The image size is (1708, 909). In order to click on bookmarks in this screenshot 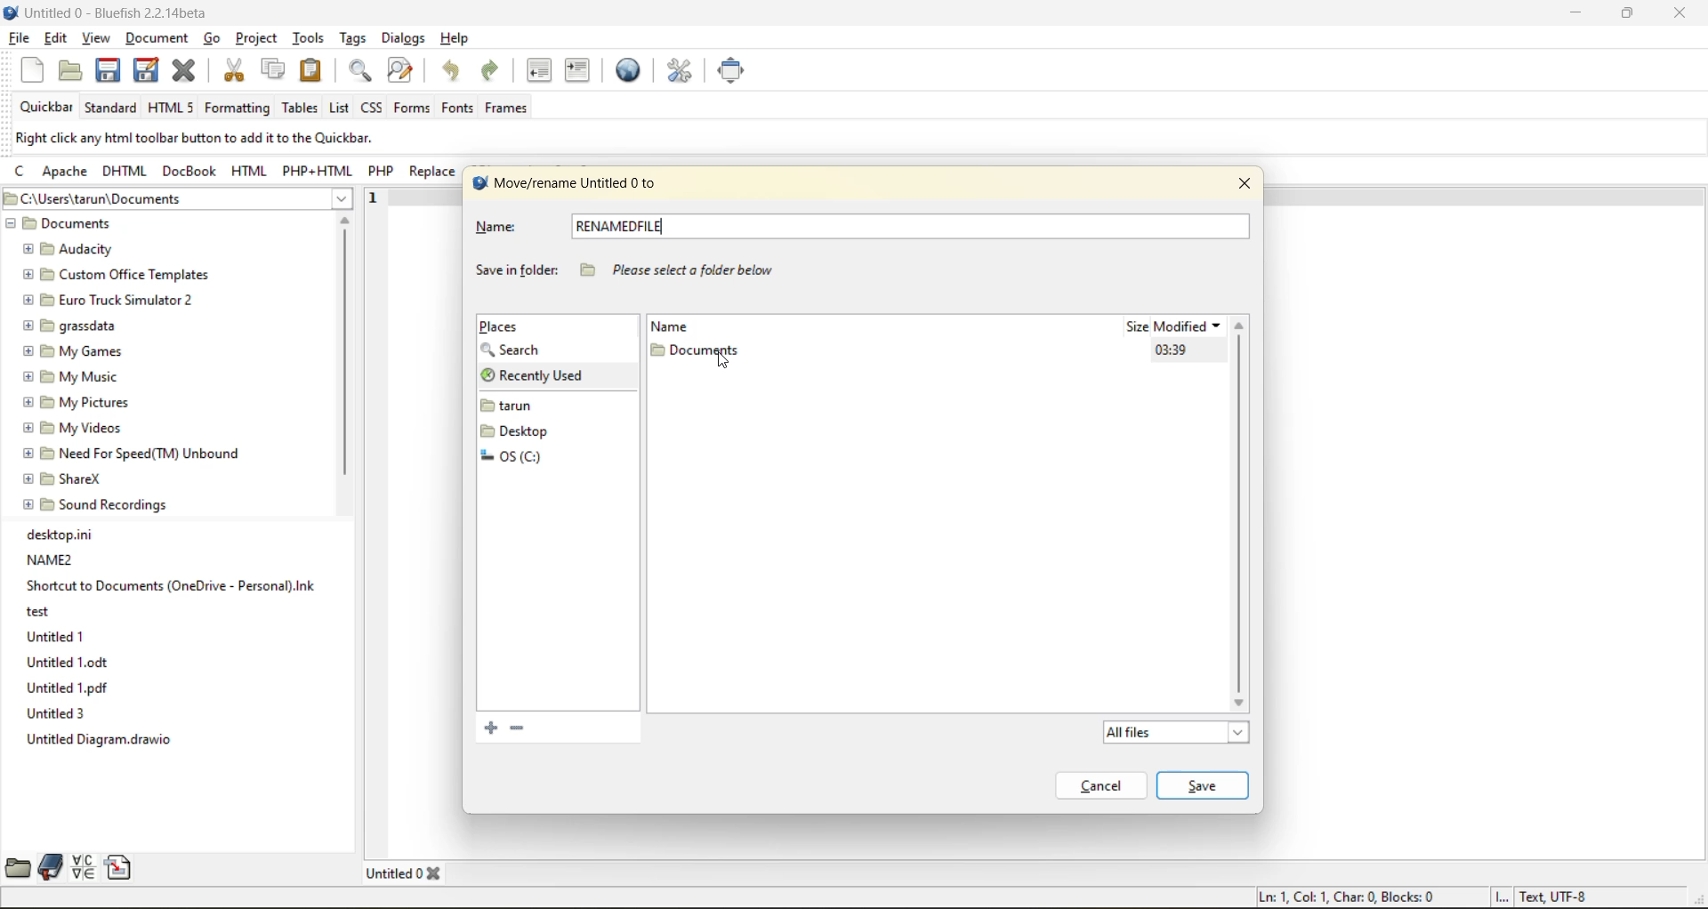, I will do `click(49, 868)`.